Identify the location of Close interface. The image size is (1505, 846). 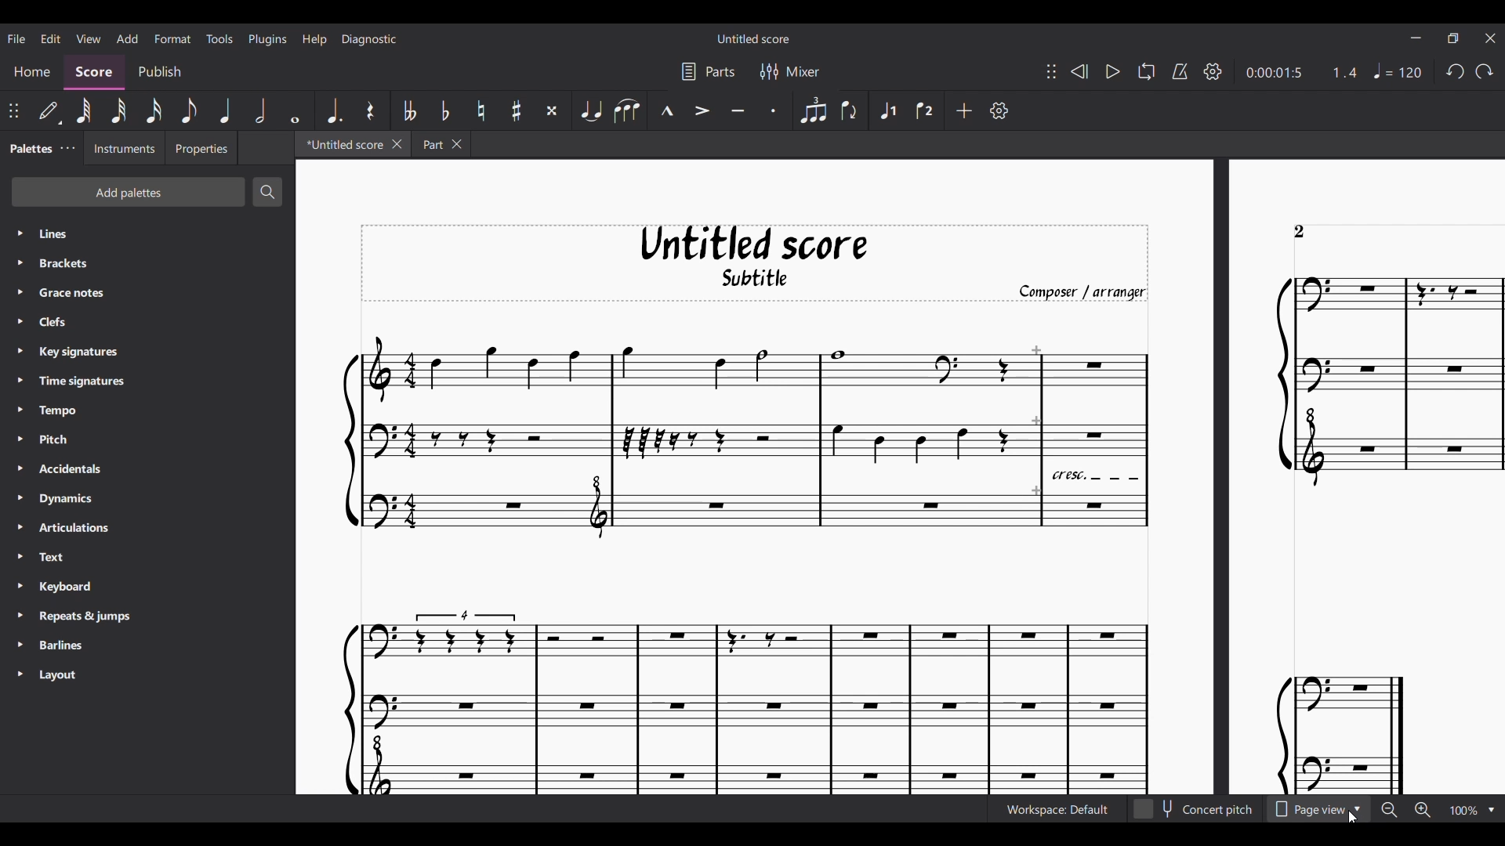
(1492, 38).